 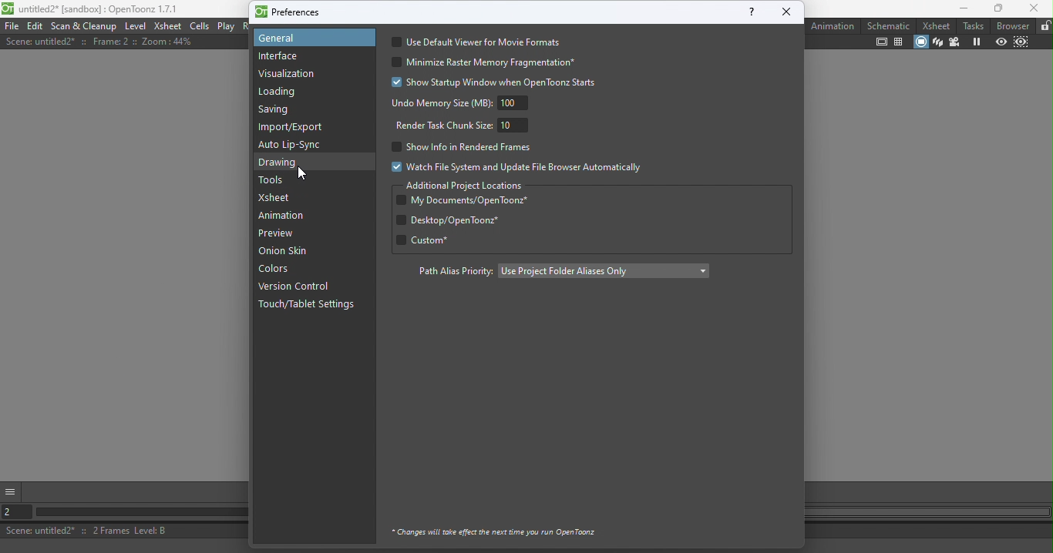 I want to click on Set the current frame, so click(x=13, y=512).